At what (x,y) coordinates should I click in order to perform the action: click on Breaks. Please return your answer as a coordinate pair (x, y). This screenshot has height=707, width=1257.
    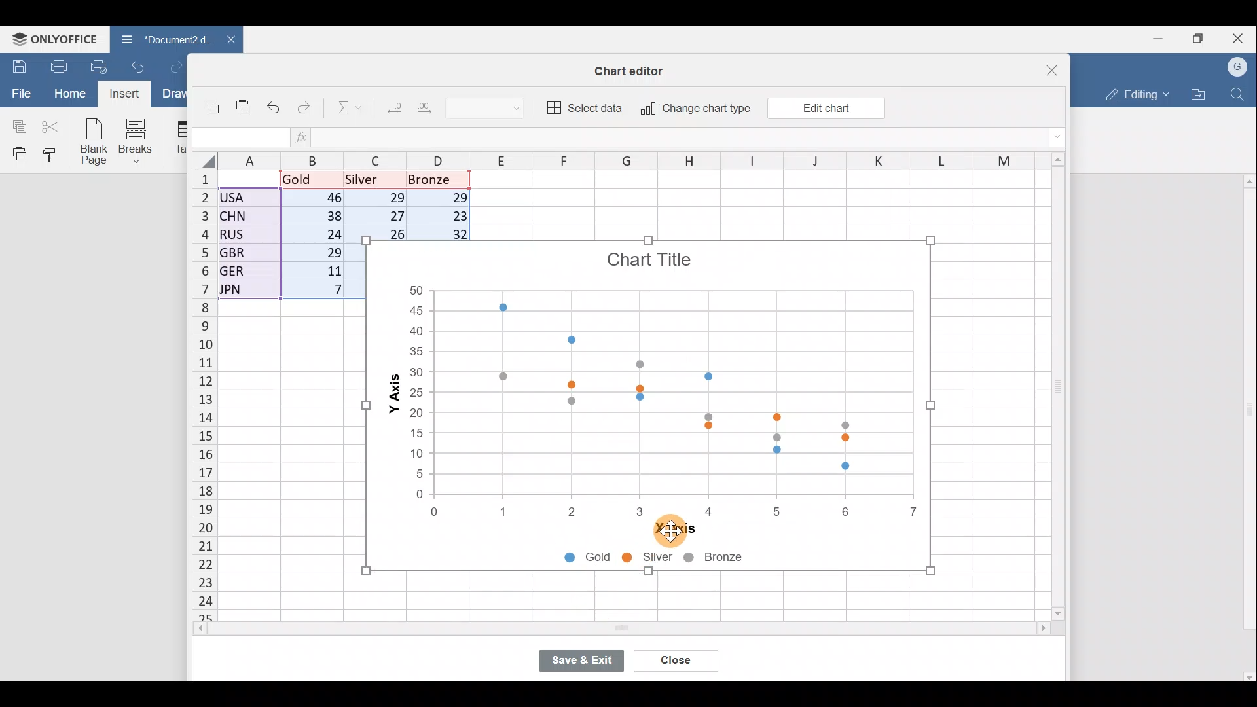
    Looking at the image, I should click on (141, 140).